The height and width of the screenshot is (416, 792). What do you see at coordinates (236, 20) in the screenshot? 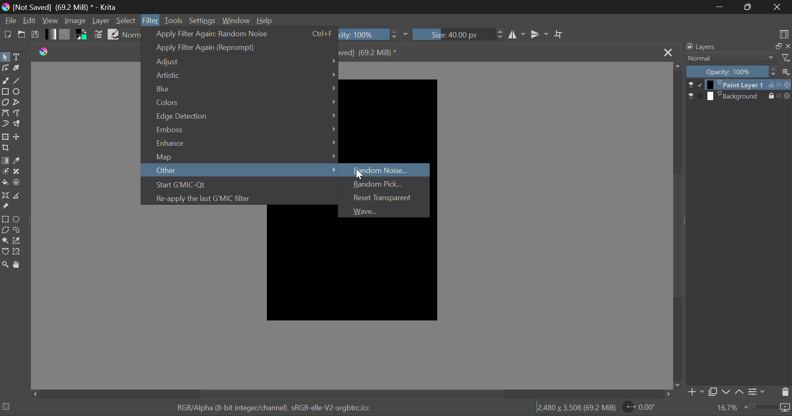
I see `Window` at bounding box center [236, 20].